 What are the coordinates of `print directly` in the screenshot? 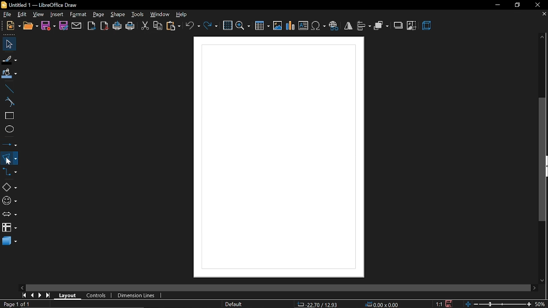 It's located at (118, 26).